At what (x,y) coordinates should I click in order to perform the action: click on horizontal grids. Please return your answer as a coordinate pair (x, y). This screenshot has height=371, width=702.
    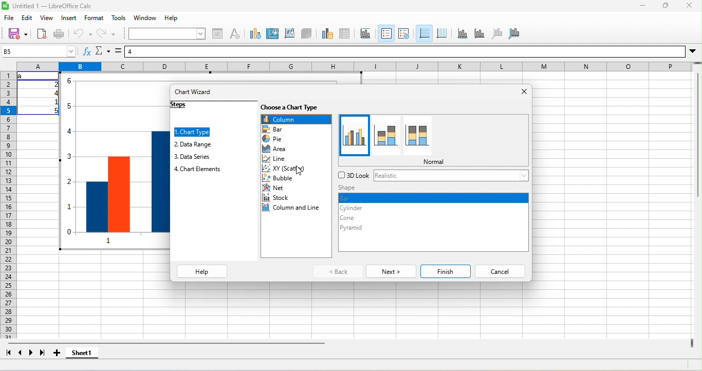
    Looking at the image, I should click on (424, 34).